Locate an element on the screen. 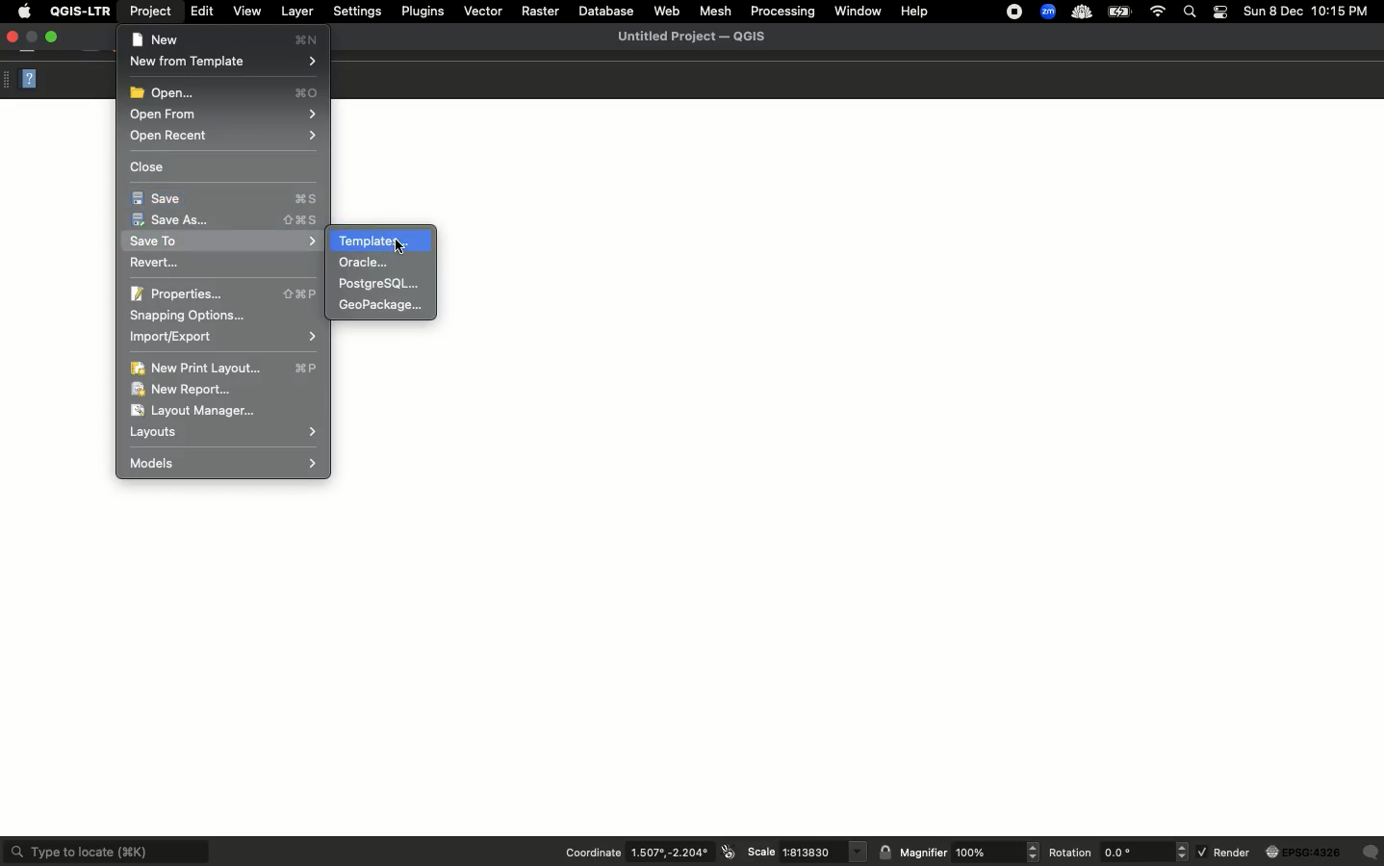 This screenshot has height=866, width=1384. Type to locate is located at coordinates (106, 850).